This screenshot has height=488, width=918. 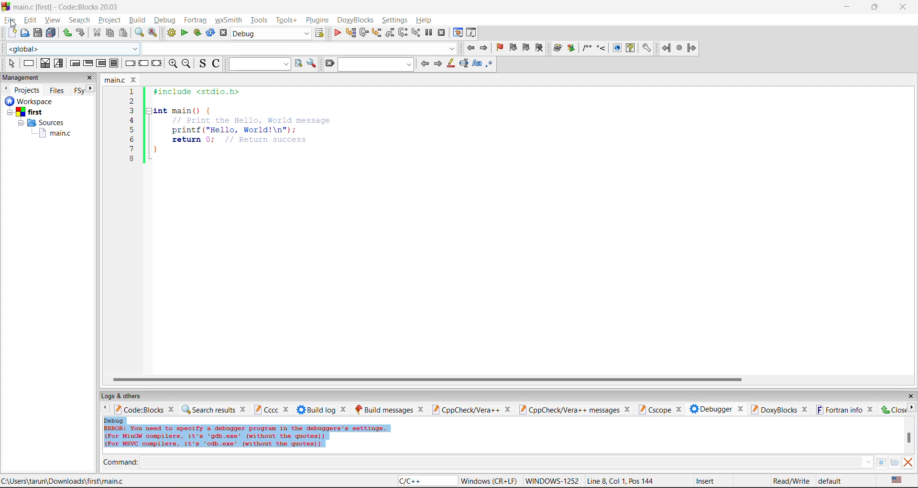 I want to click on forward, so click(x=692, y=48).